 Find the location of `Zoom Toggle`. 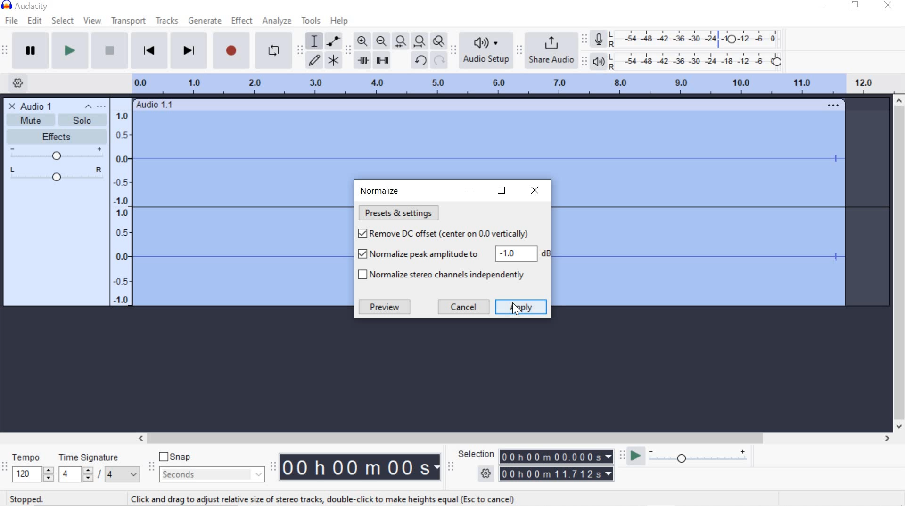

Zoom Toggle is located at coordinates (439, 42).